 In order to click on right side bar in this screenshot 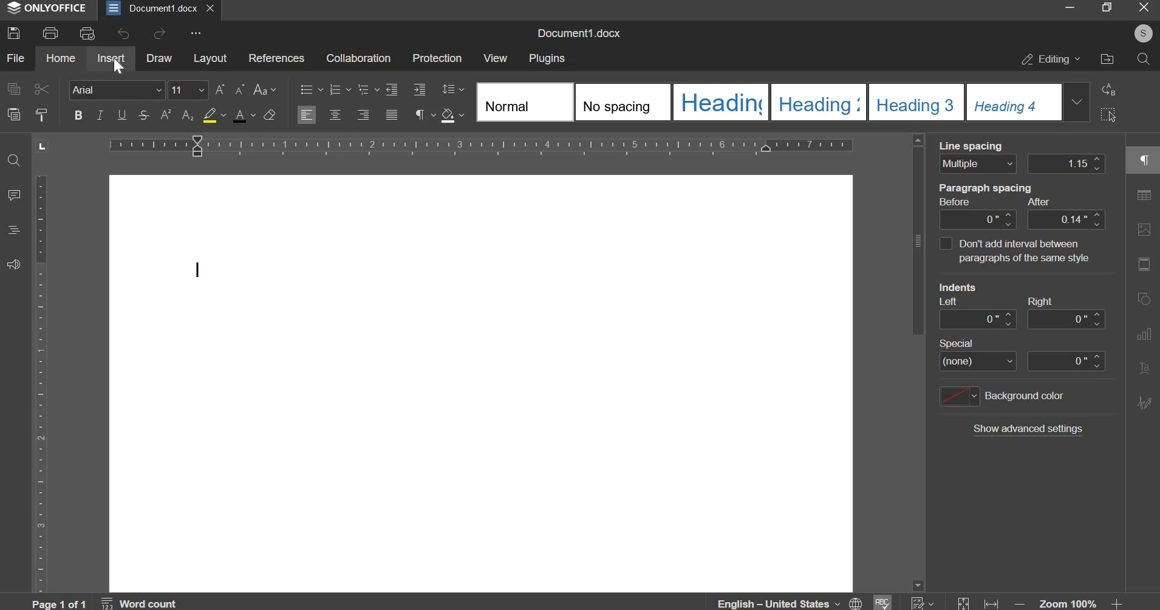, I will do `click(1141, 279)`.